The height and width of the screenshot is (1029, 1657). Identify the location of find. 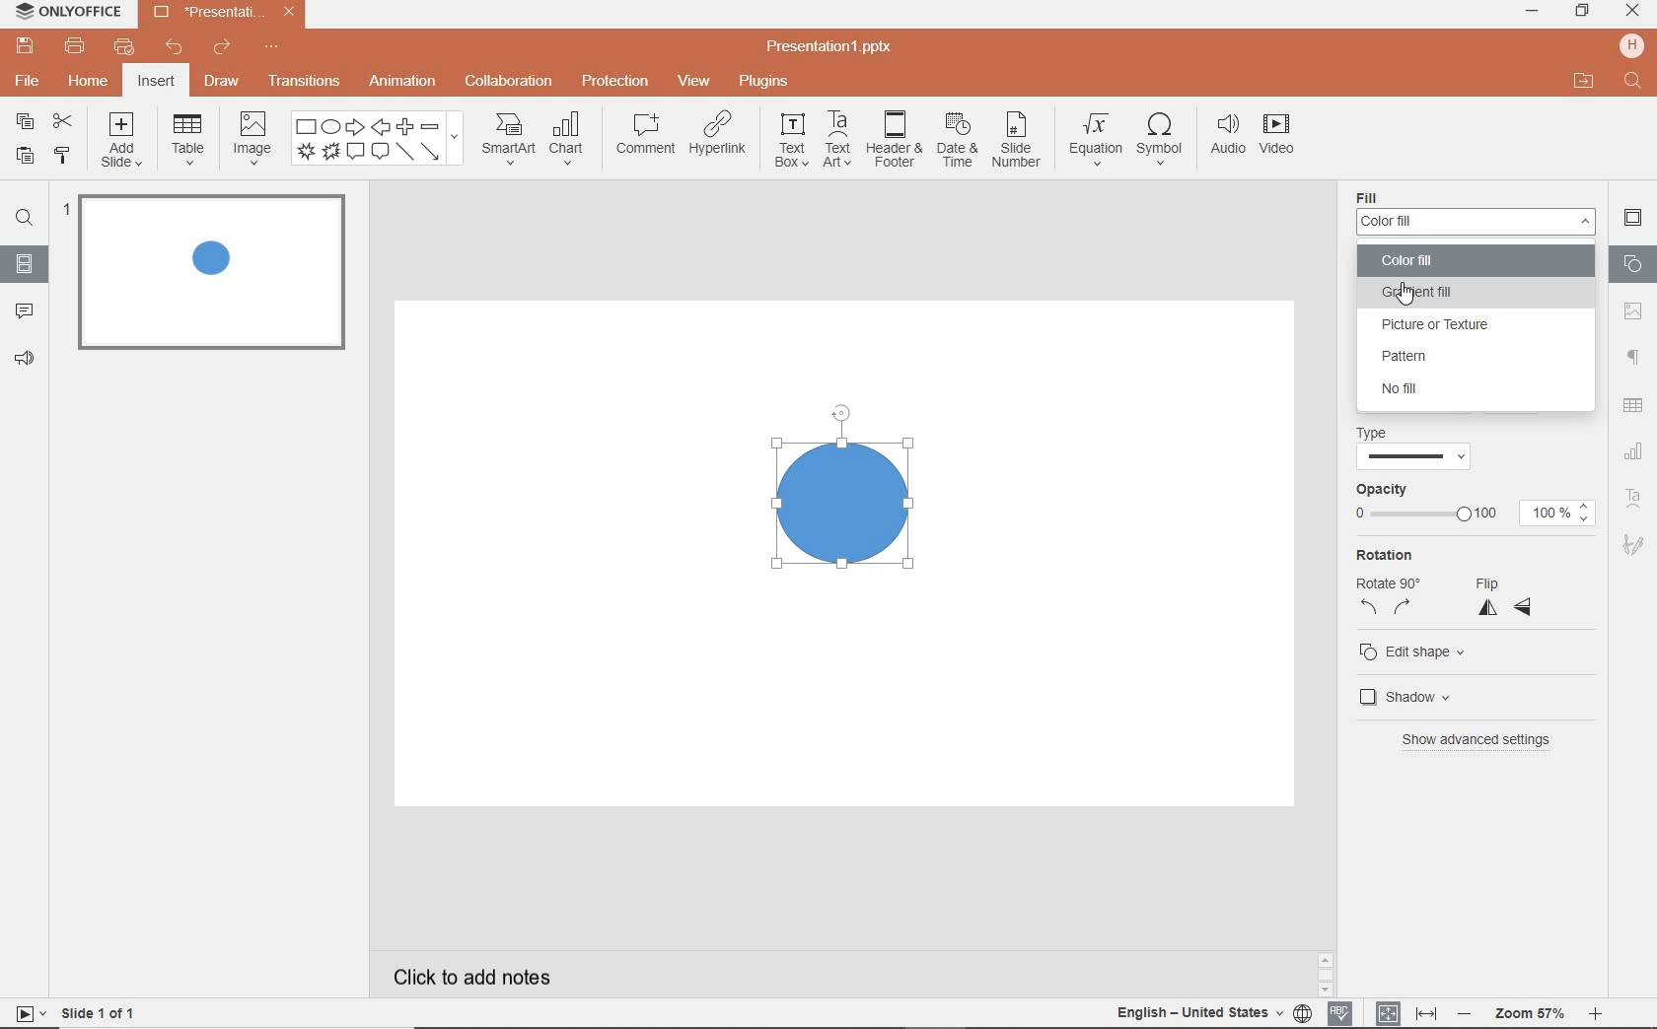
(24, 216).